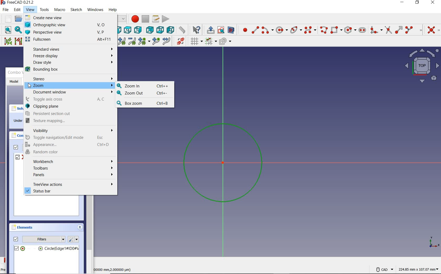 Image resolution: width=441 pixels, height=274 pixels. Describe the element at coordinates (166, 41) in the screenshot. I see `join curves` at that location.